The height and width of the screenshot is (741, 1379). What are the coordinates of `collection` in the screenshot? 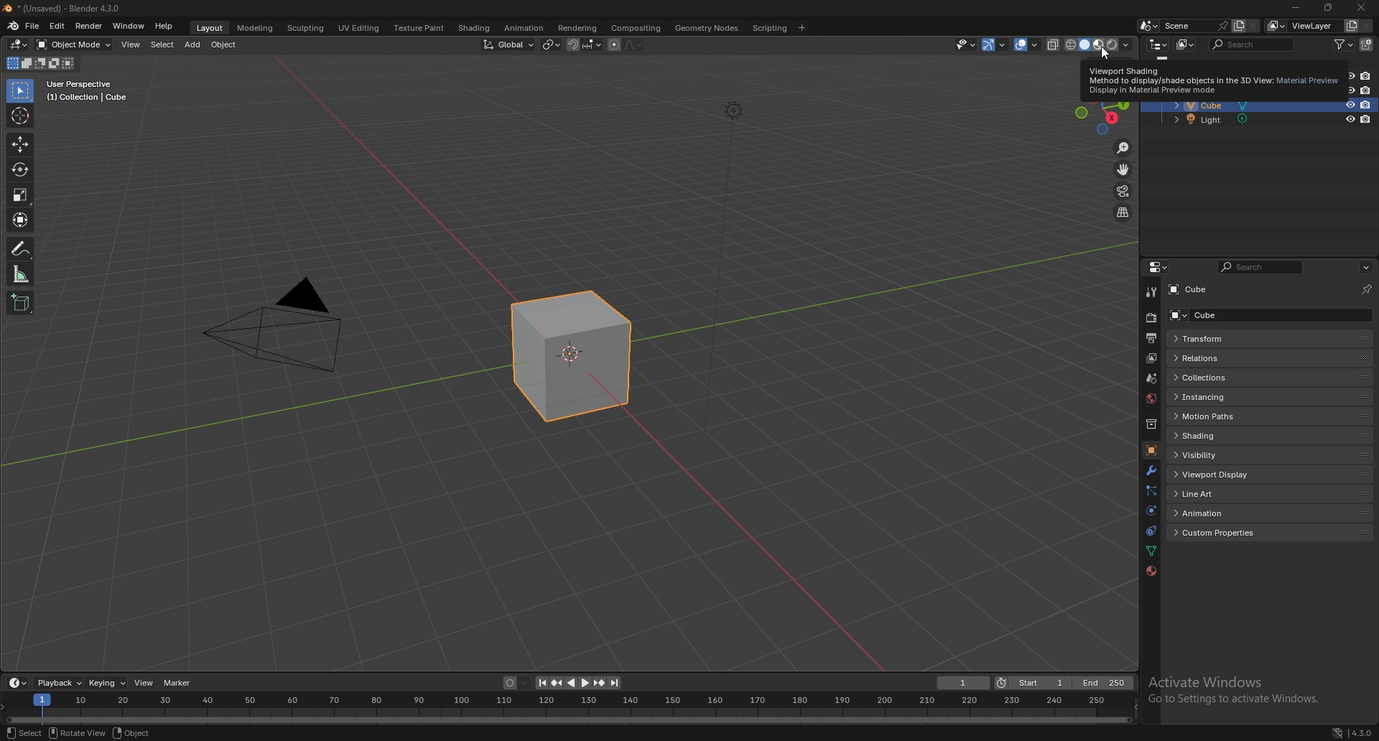 It's located at (1151, 424).